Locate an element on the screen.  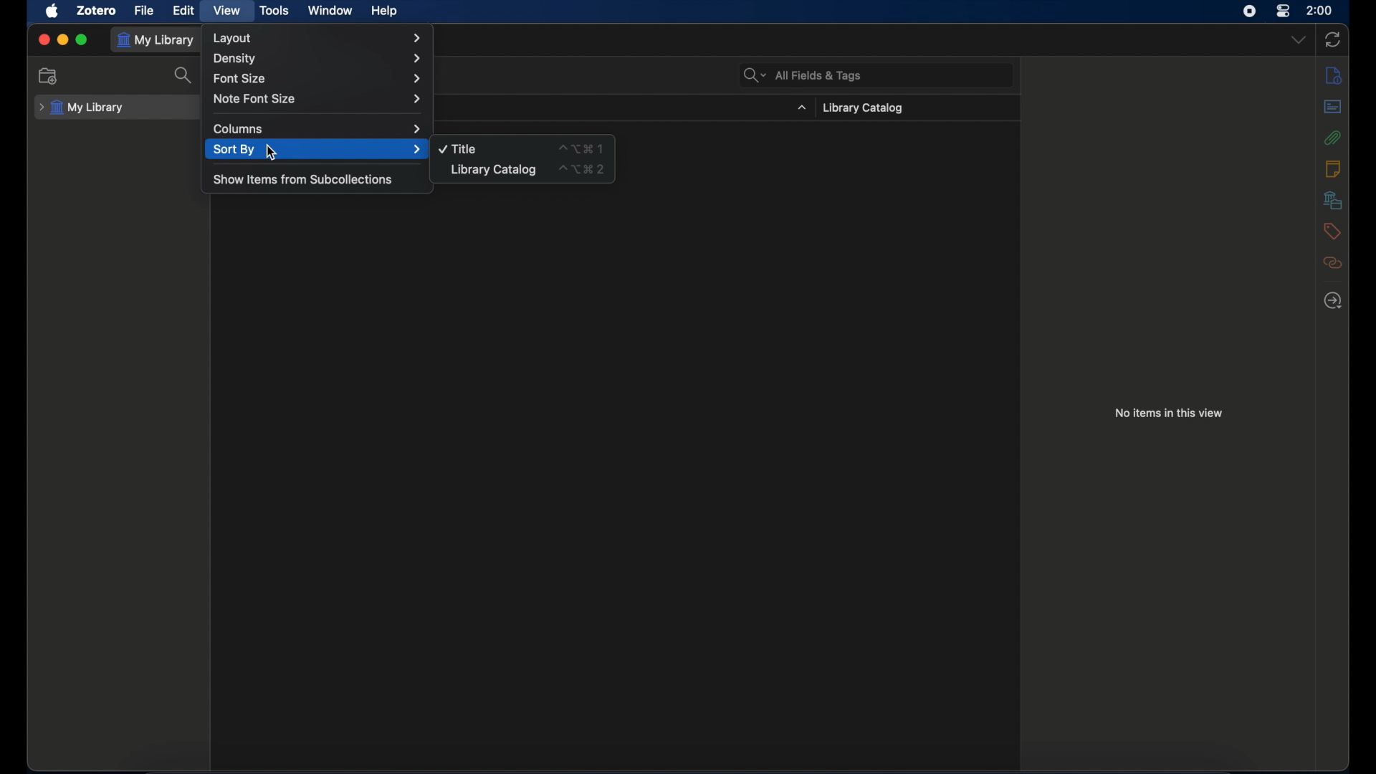
columns is located at coordinates (317, 130).